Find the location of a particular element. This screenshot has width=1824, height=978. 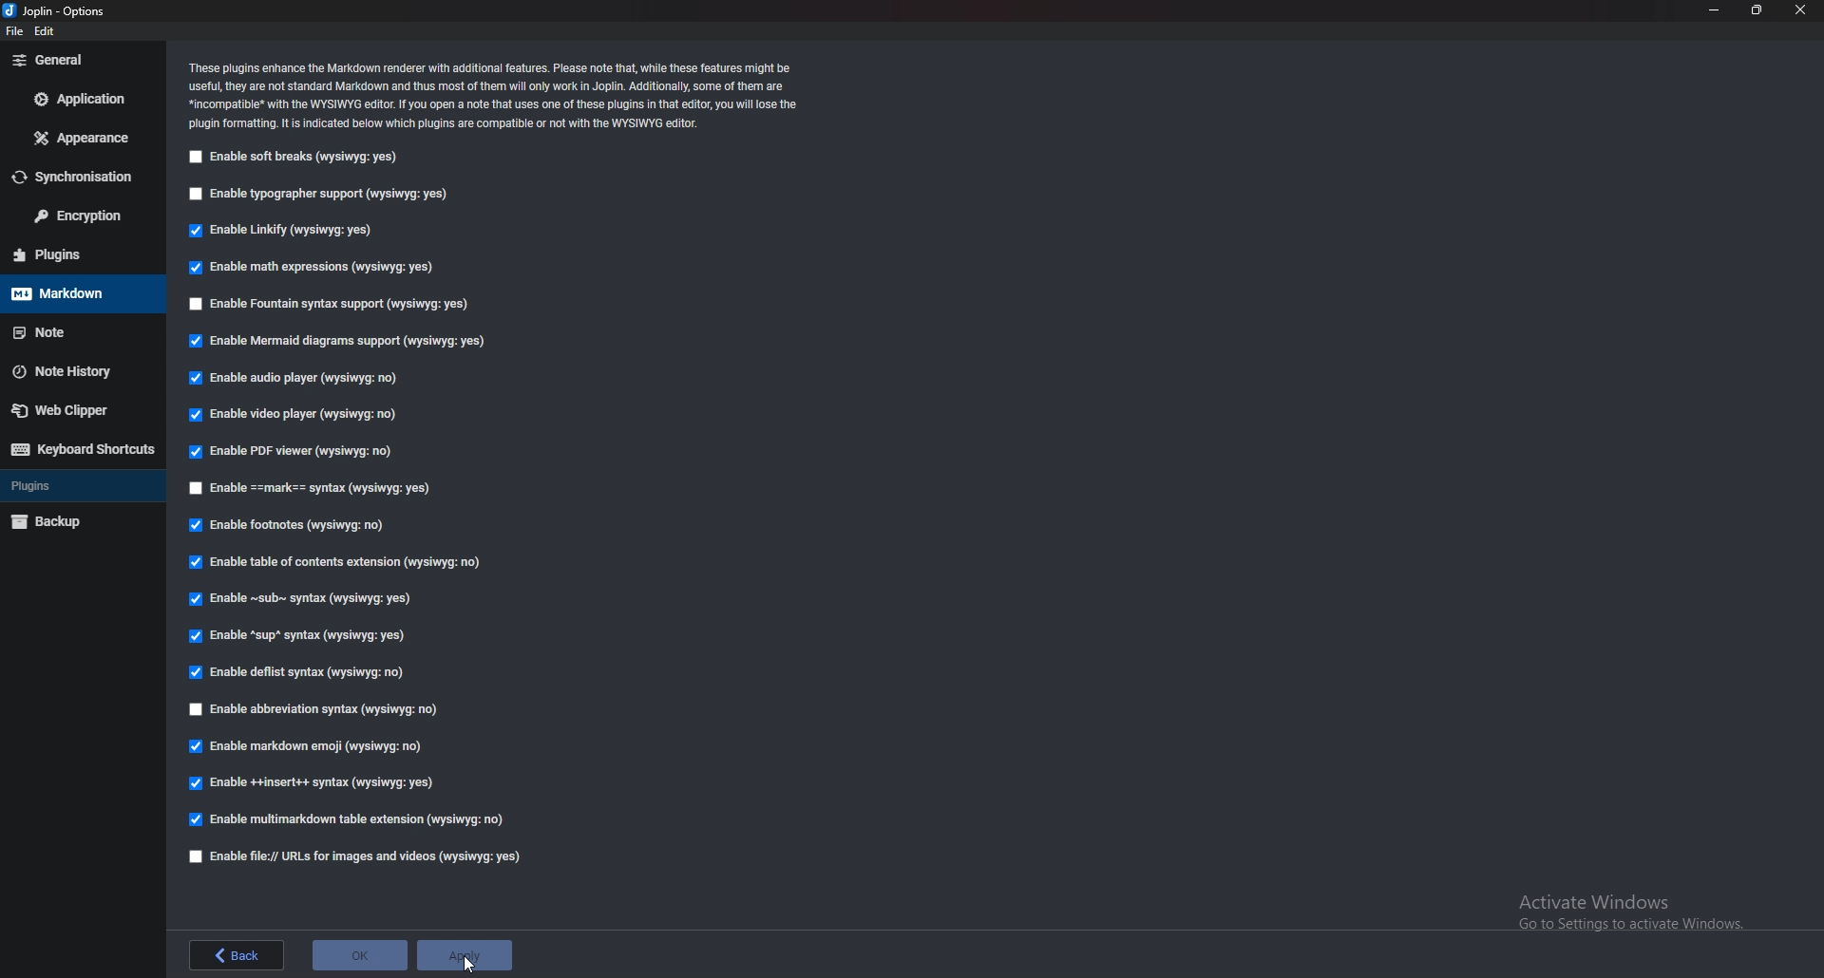

Encryption is located at coordinates (79, 215).